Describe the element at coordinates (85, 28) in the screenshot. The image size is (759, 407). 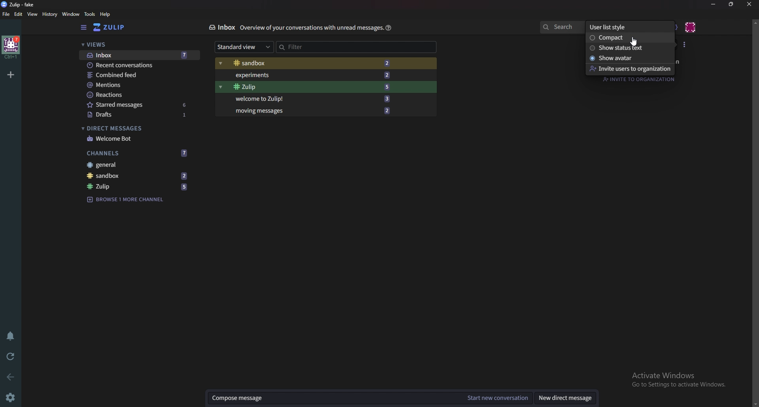
I see `Hide sidebar` at that location.